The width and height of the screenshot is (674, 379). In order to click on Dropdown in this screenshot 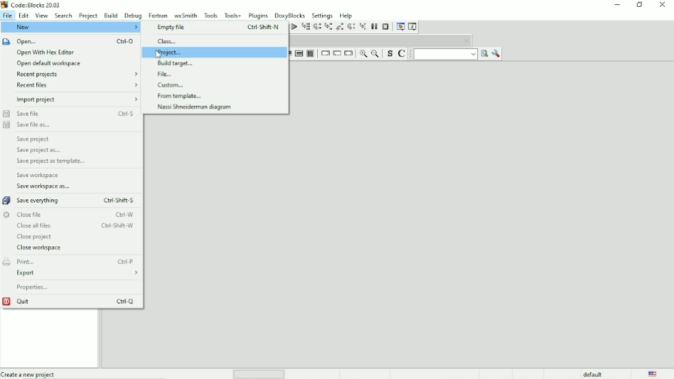, I will do `click(381, 40)`.